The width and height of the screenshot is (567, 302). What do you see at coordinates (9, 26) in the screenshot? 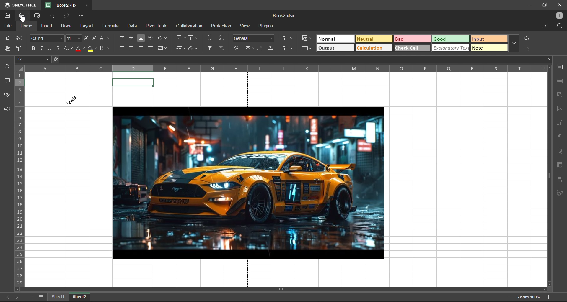
I see `file` at bounding box center [9, 26].